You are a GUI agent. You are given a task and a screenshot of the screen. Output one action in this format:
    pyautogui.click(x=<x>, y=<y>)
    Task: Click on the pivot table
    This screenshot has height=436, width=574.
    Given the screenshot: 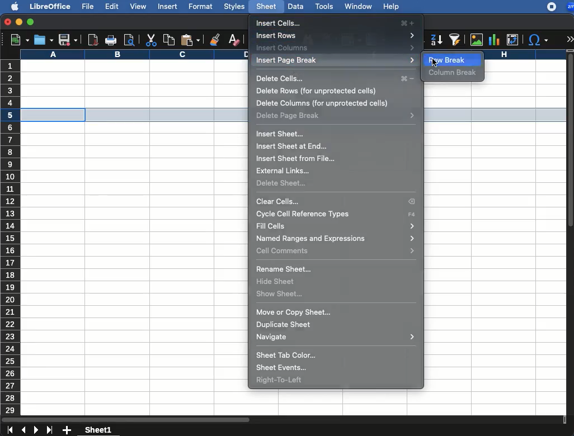 What is the action you would take?
    pyautogui.click(x=511, y=39)
    